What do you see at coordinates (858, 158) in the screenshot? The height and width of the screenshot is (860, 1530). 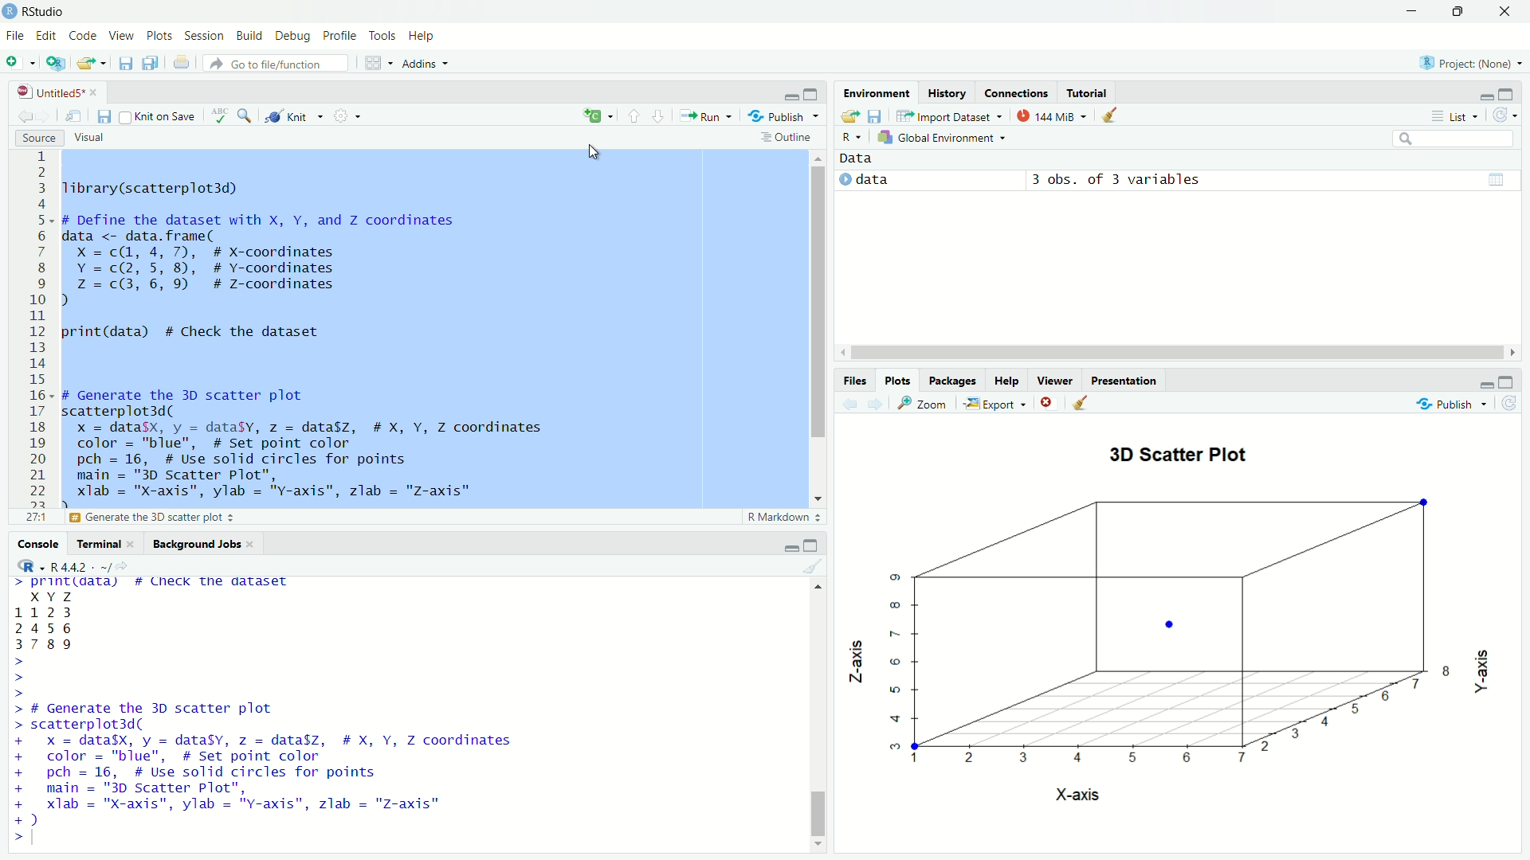 I see `data` at bounding box center [858, 158].